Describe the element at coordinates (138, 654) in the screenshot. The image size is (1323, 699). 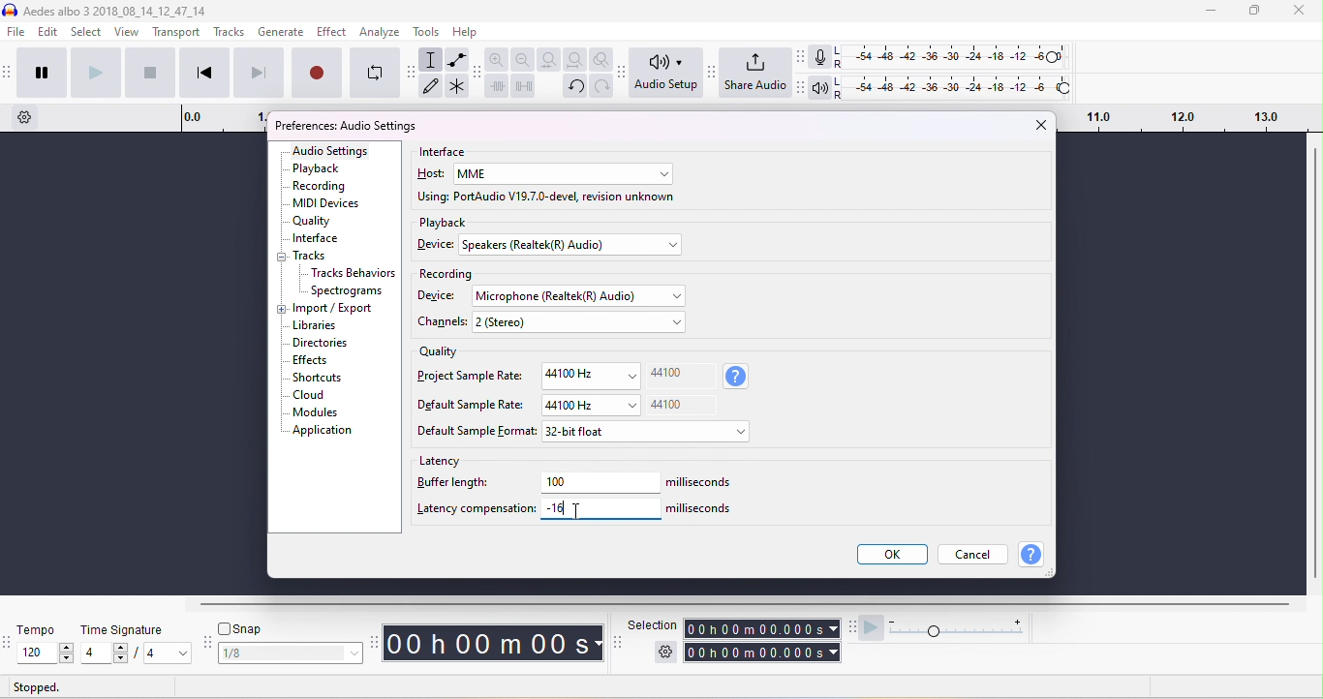
I see `select time signatur` at that location.